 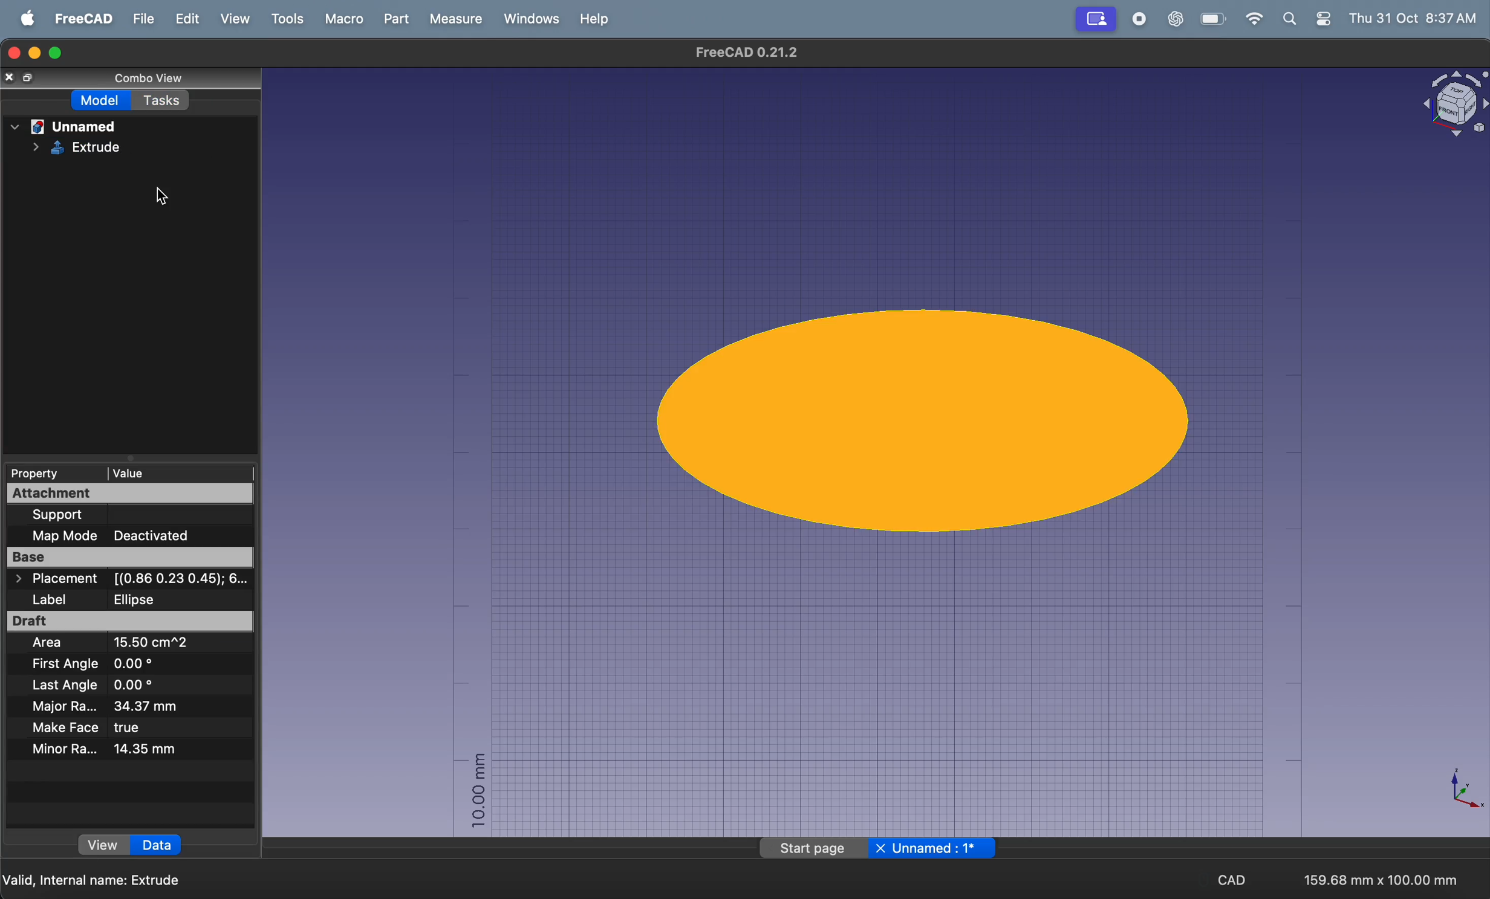 I want to click on value, so click(x=175, y=471).